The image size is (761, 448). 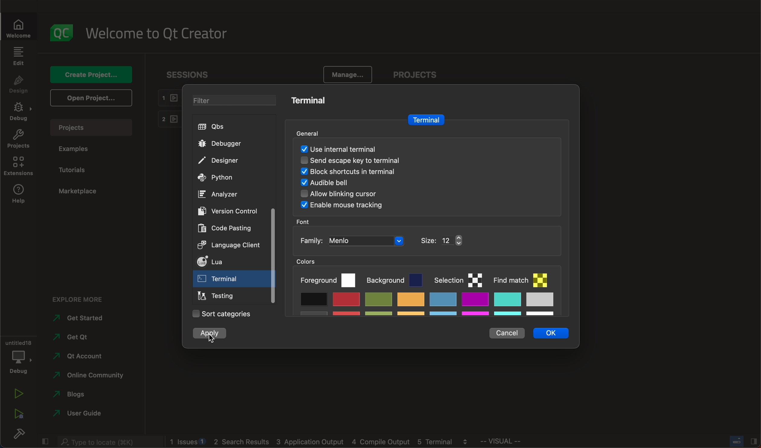 I want to click on on click , so click(x=220, y=281).